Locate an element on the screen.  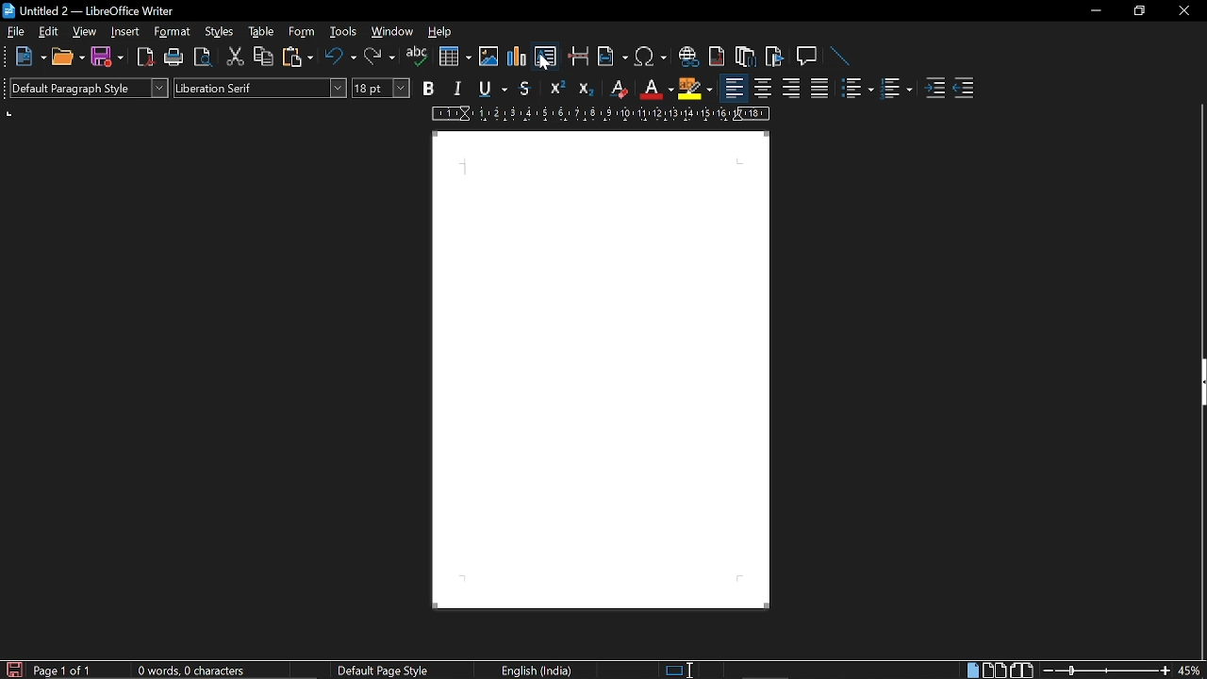
subscript is located at coordinates (587, 89).